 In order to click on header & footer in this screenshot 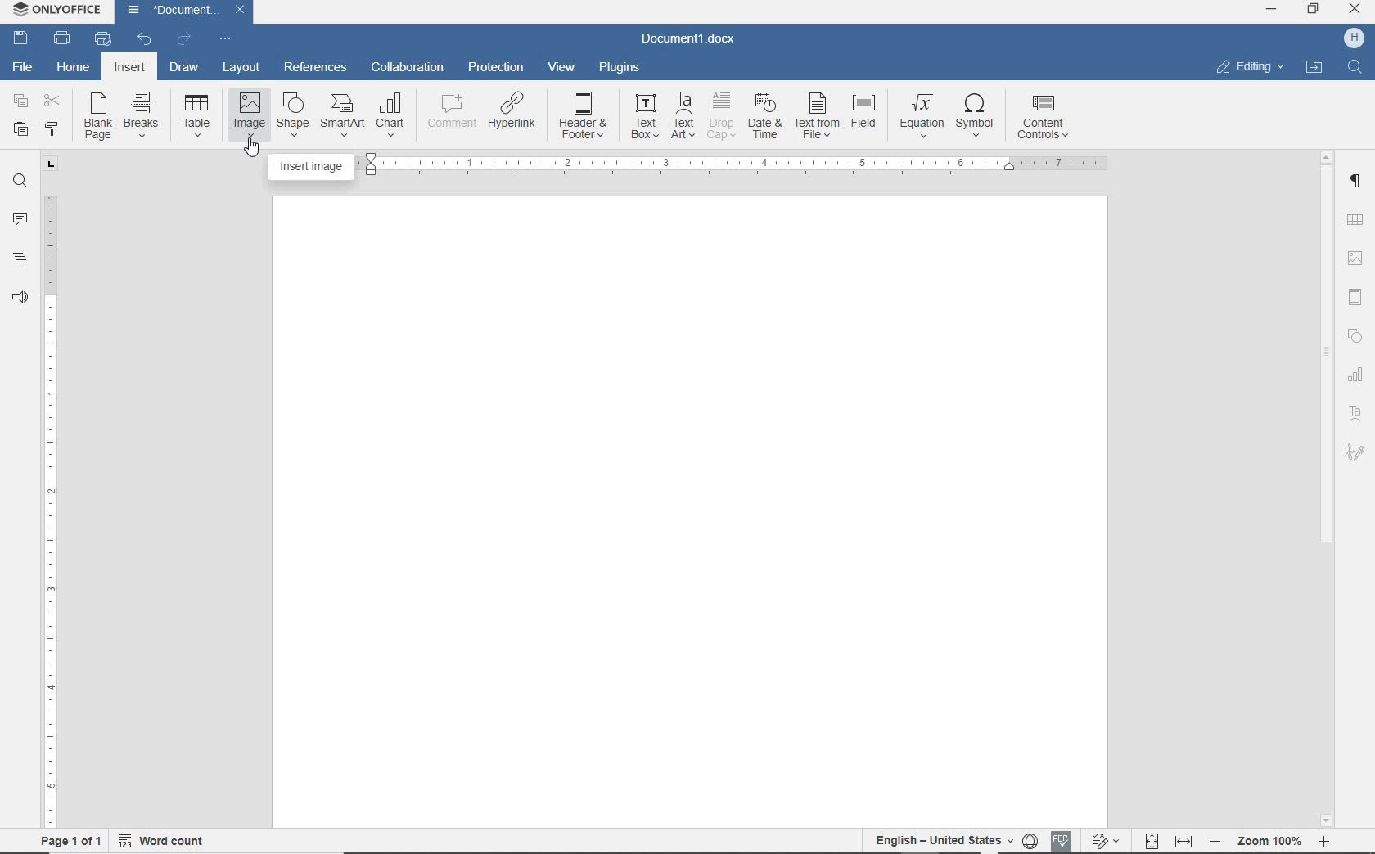, I will do `click(1356, 295)`.